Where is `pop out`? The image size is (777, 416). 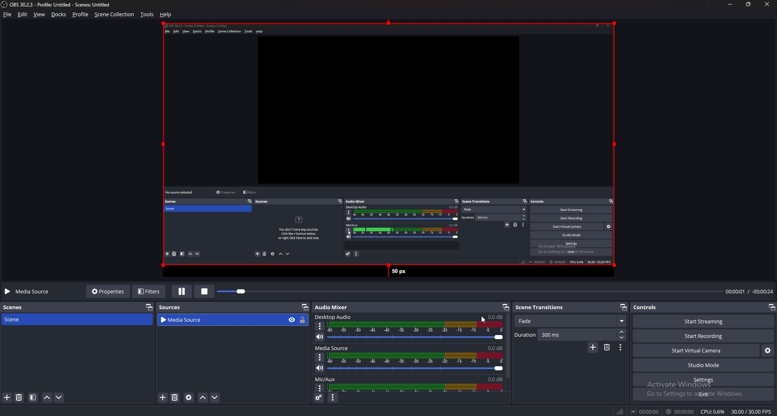 pop out is located at coordinates (306, 307).